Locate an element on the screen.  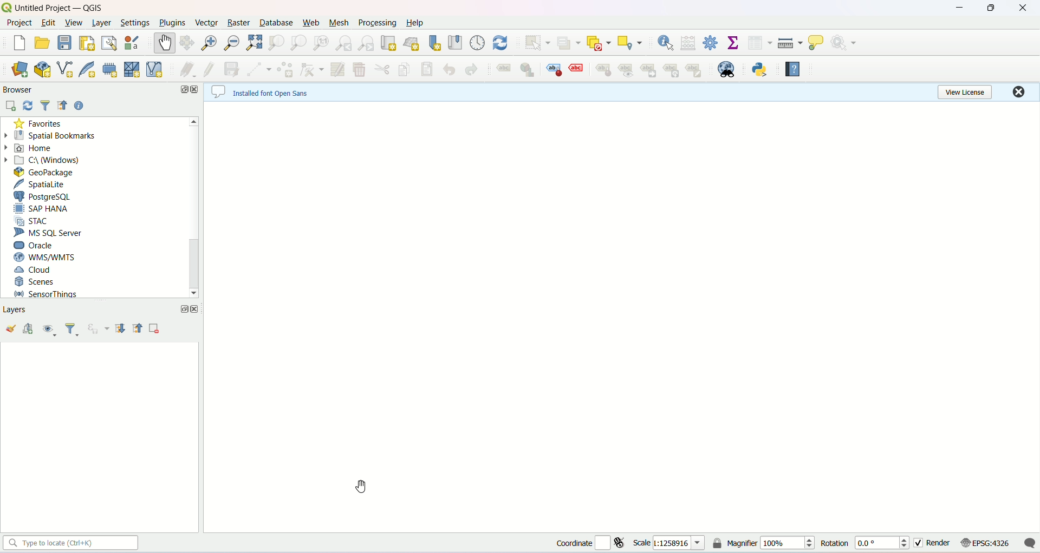
 is located at coordinates (183, 91).